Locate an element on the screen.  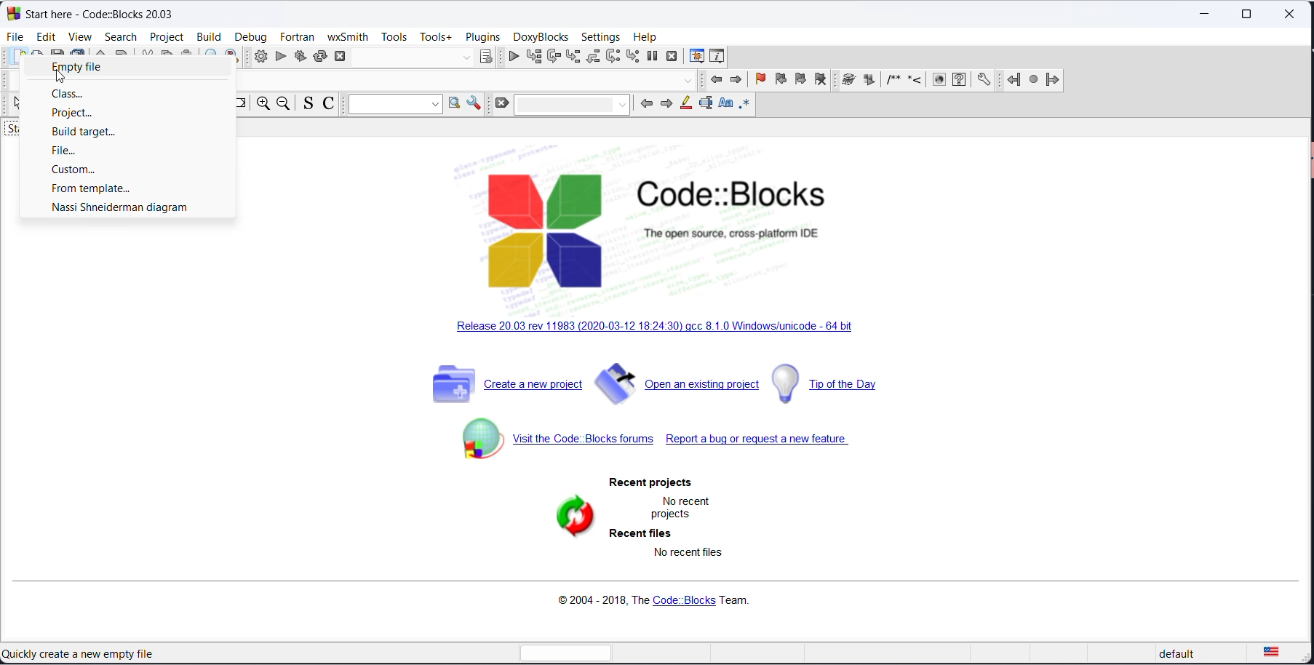
jump back is located at coordinates (1011, 81).